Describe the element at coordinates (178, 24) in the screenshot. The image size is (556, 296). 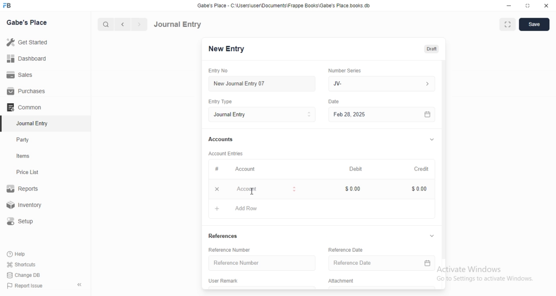
I see `Journal Entry` at that location.